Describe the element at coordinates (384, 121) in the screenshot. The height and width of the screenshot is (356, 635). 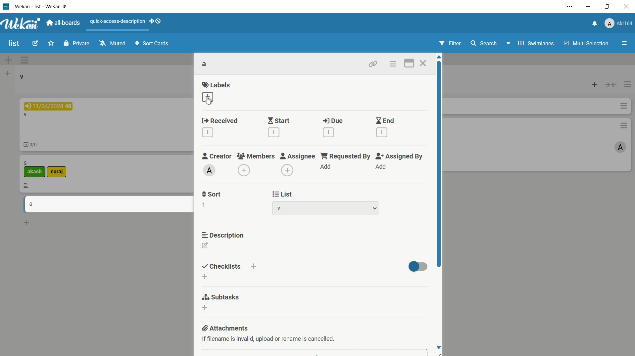
I see `end` at that location.